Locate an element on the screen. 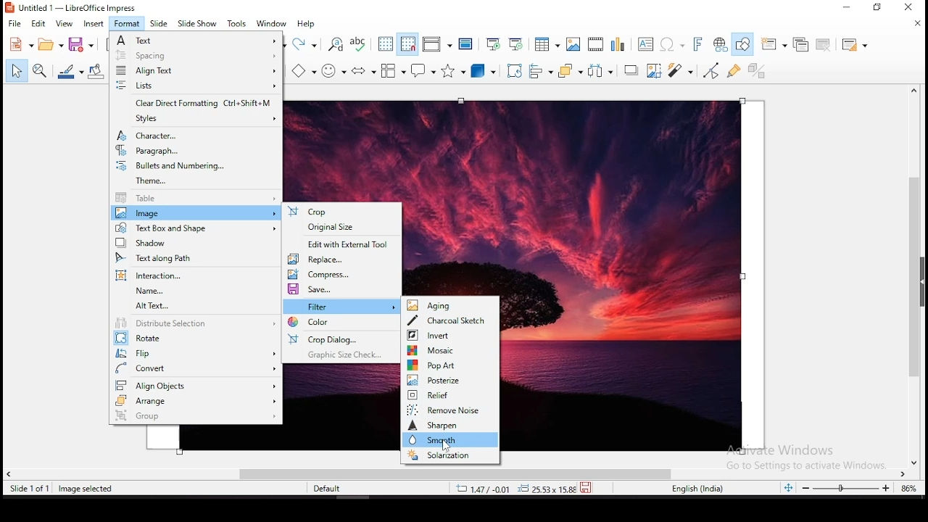 The height and width of the screenshot is (522, 928). insert chart is located at coordinates (617, 45).